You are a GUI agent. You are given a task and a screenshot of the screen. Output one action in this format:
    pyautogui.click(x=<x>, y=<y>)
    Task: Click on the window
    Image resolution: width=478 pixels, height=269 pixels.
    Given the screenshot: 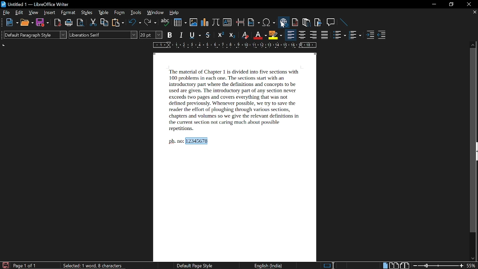 What is the action you would take?
    pyautogui.click(x=155, y=13)
    